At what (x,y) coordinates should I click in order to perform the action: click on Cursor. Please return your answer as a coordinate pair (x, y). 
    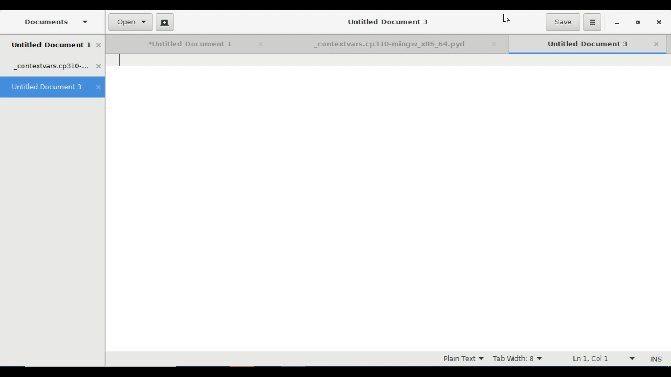
    Looking at the image, I should click on (506, 20).